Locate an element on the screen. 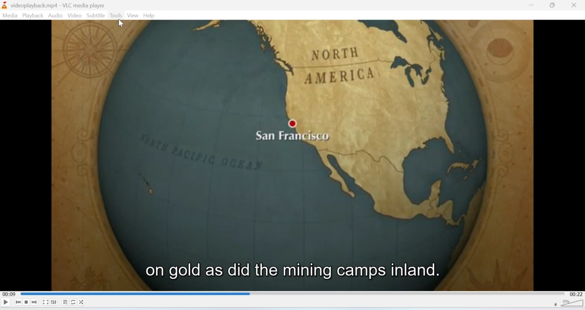 The image size is (585, 310). Close is located at coordinates (574, 5).